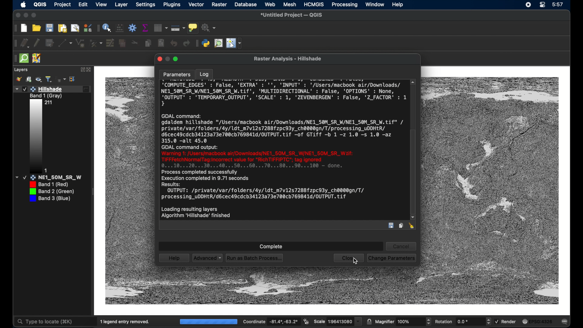 This screenshot has height=328, width=583. Describe the element at coordinates (16, 15) in the screenshot. I see `close` at that location.